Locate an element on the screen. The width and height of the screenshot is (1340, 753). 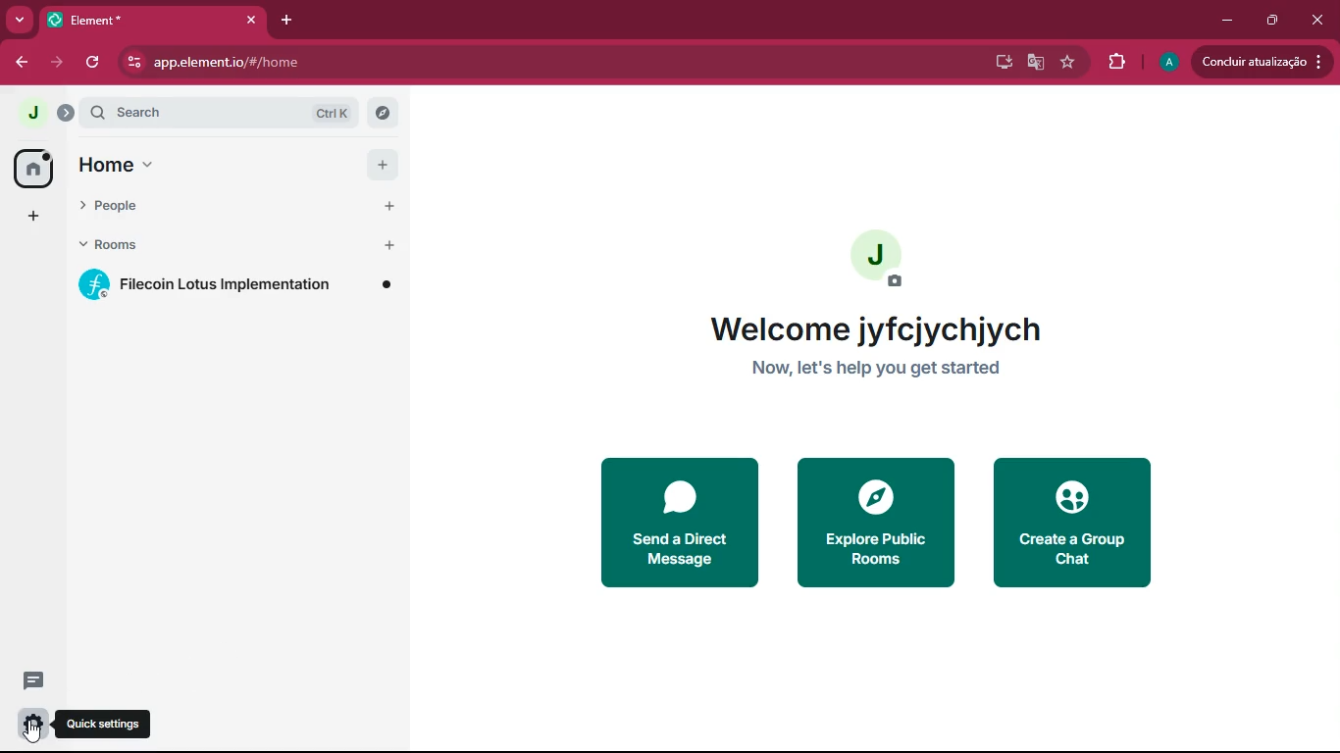
profile picture is located at coordinates (28, 112).